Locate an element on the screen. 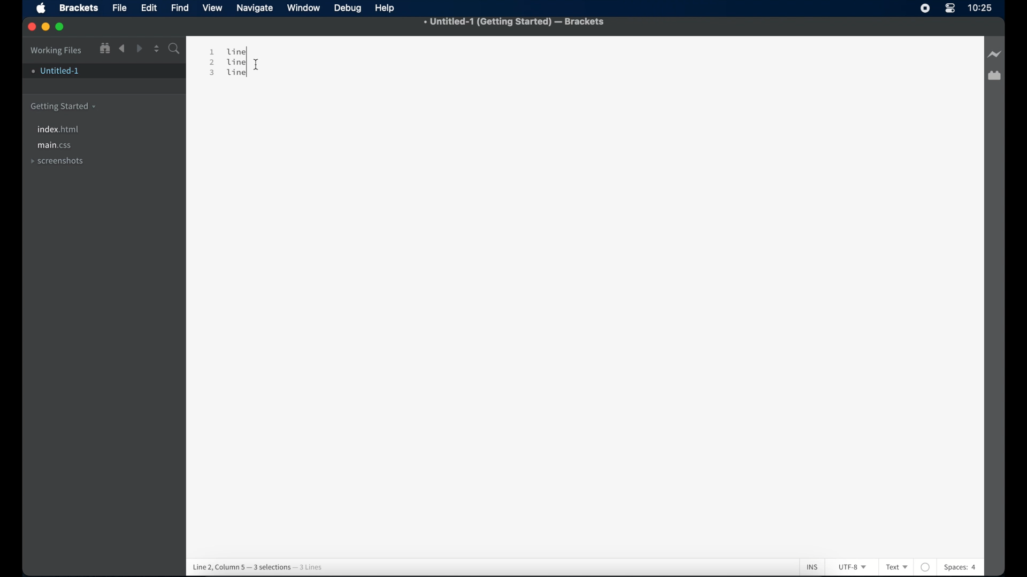  utf-8 menu is located at coordinates (853, 567).